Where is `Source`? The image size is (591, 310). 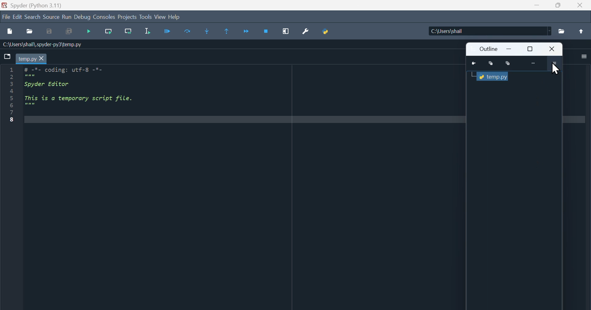
Source is located at coordinates (51, 16).